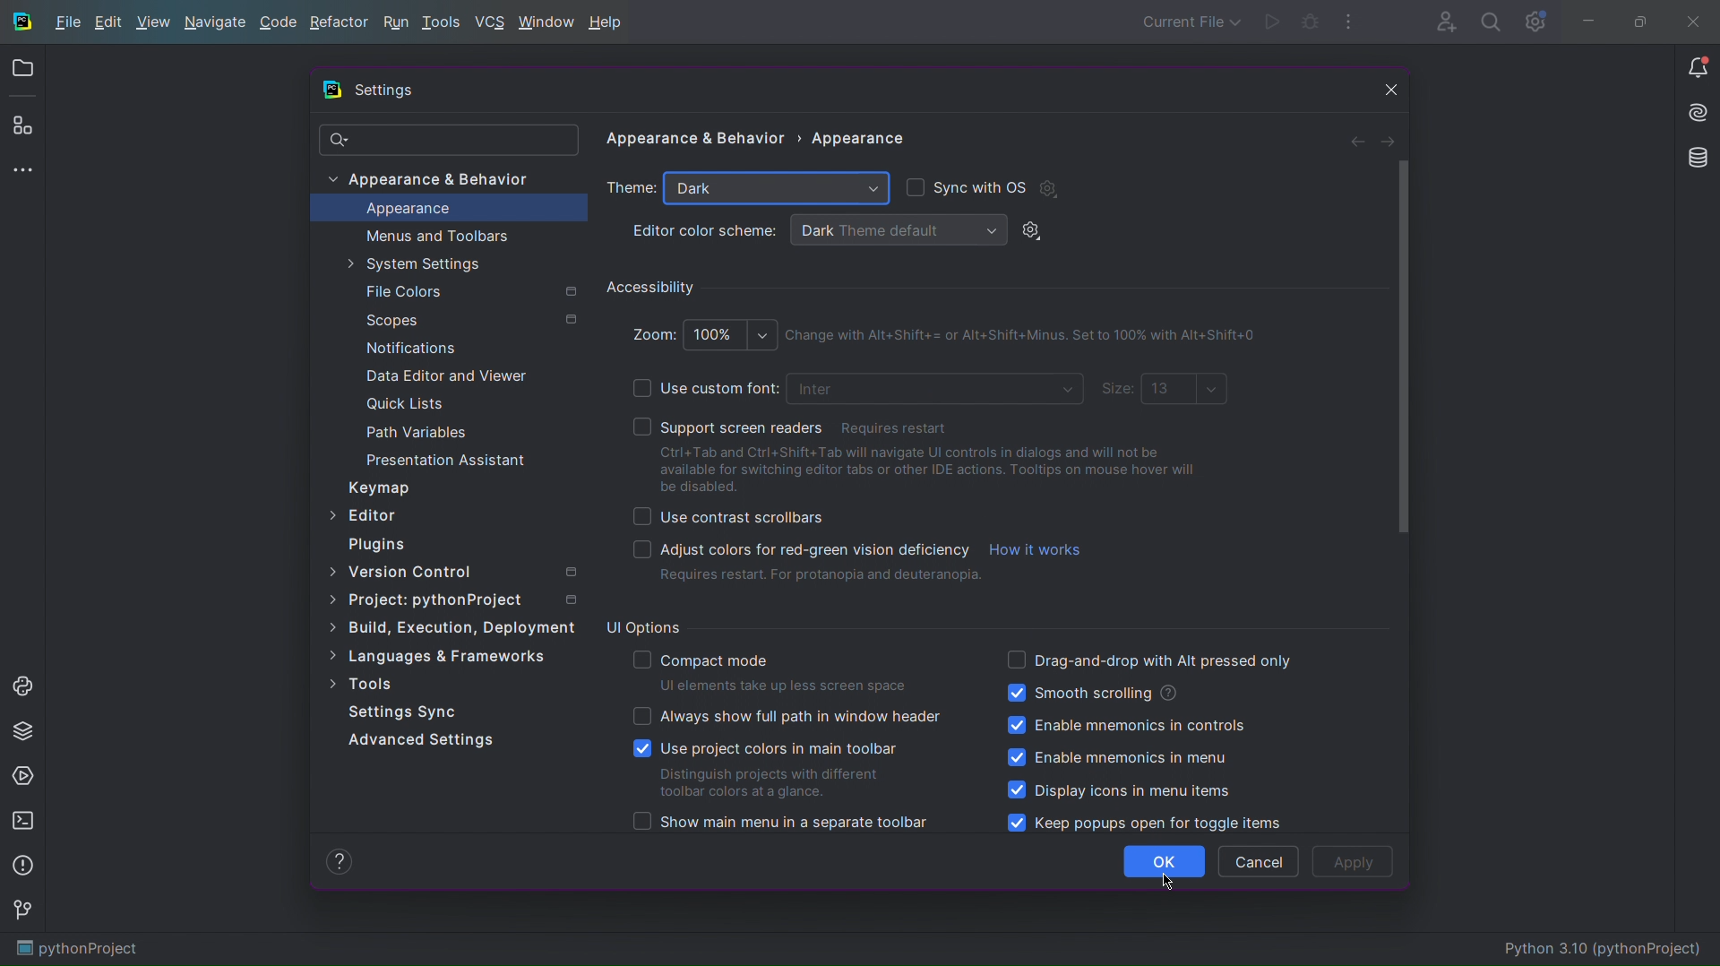  Describe the element at coordinates (1125, 727) in the screenshot. I see `Enable mnemonics in controls` at that location.